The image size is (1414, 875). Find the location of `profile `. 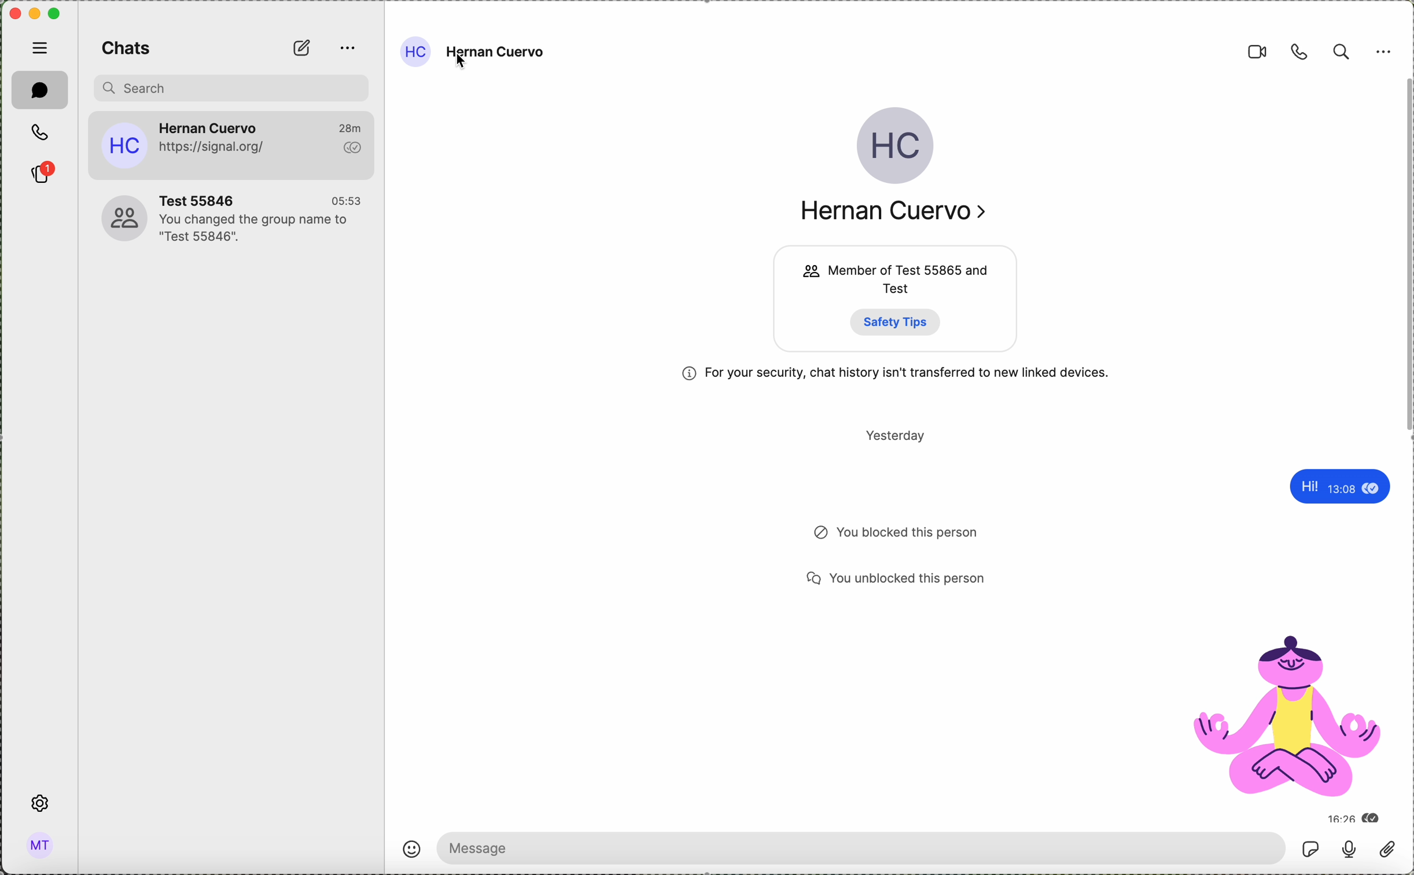

profile  is located at coordinates (115, 218).